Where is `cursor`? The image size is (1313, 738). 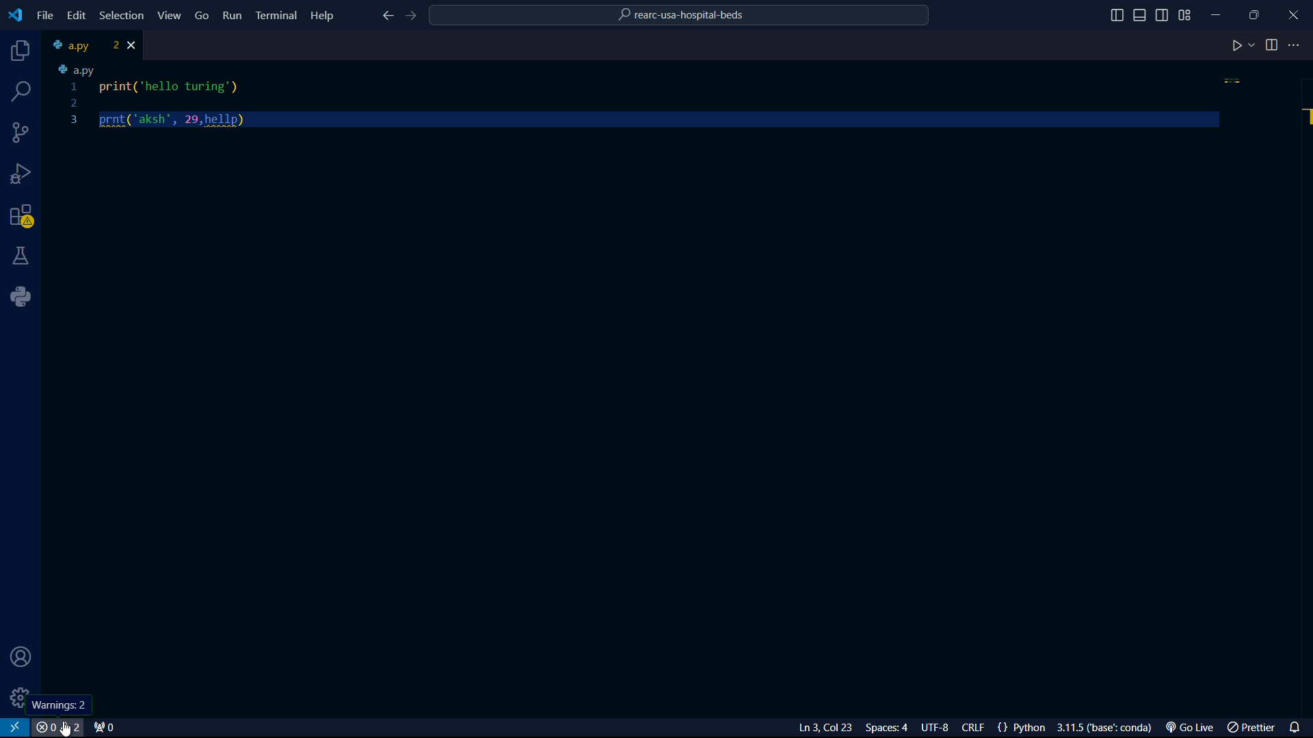 cursor is located at coordinates (66, 730).